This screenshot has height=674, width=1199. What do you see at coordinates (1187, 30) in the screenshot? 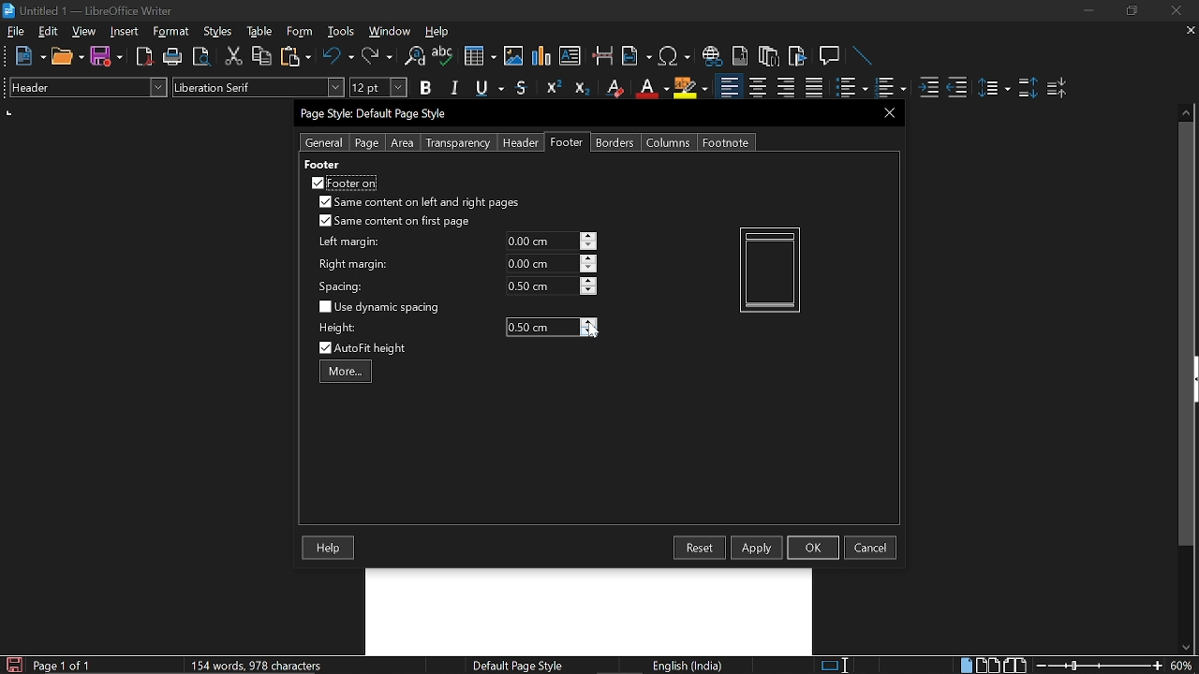
I see `Close current tab` at bounding box center [1187, 30].